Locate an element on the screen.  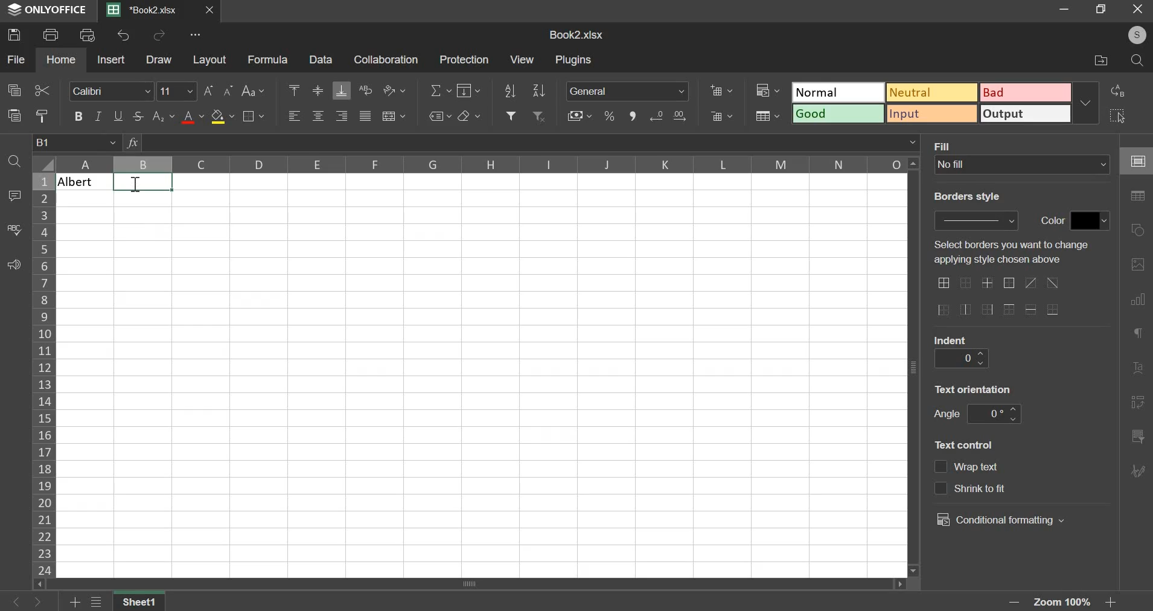
search is located at coordinates (1134, 59).